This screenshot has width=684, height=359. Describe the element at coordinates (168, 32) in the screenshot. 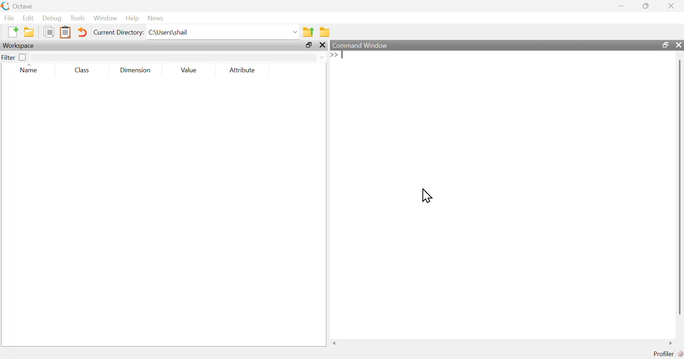

I see `C:\Users\shail` at that location.